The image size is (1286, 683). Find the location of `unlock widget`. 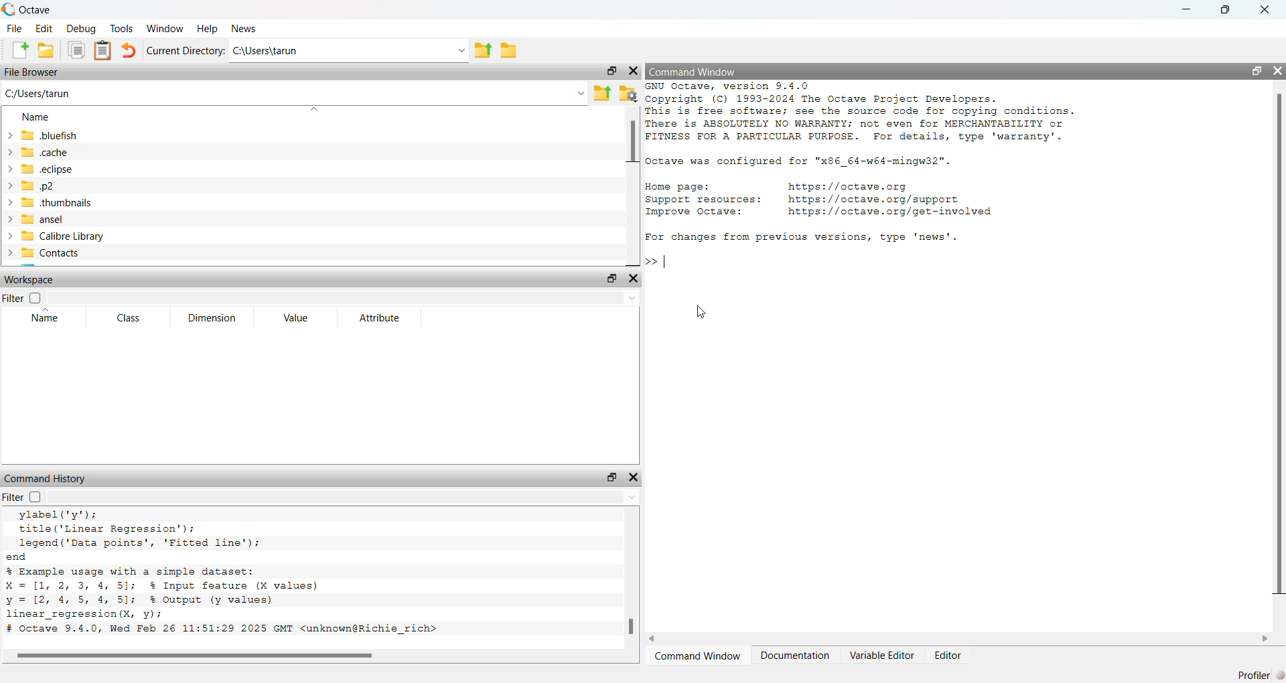

unlock widget is located at coordinates (1257, 69).